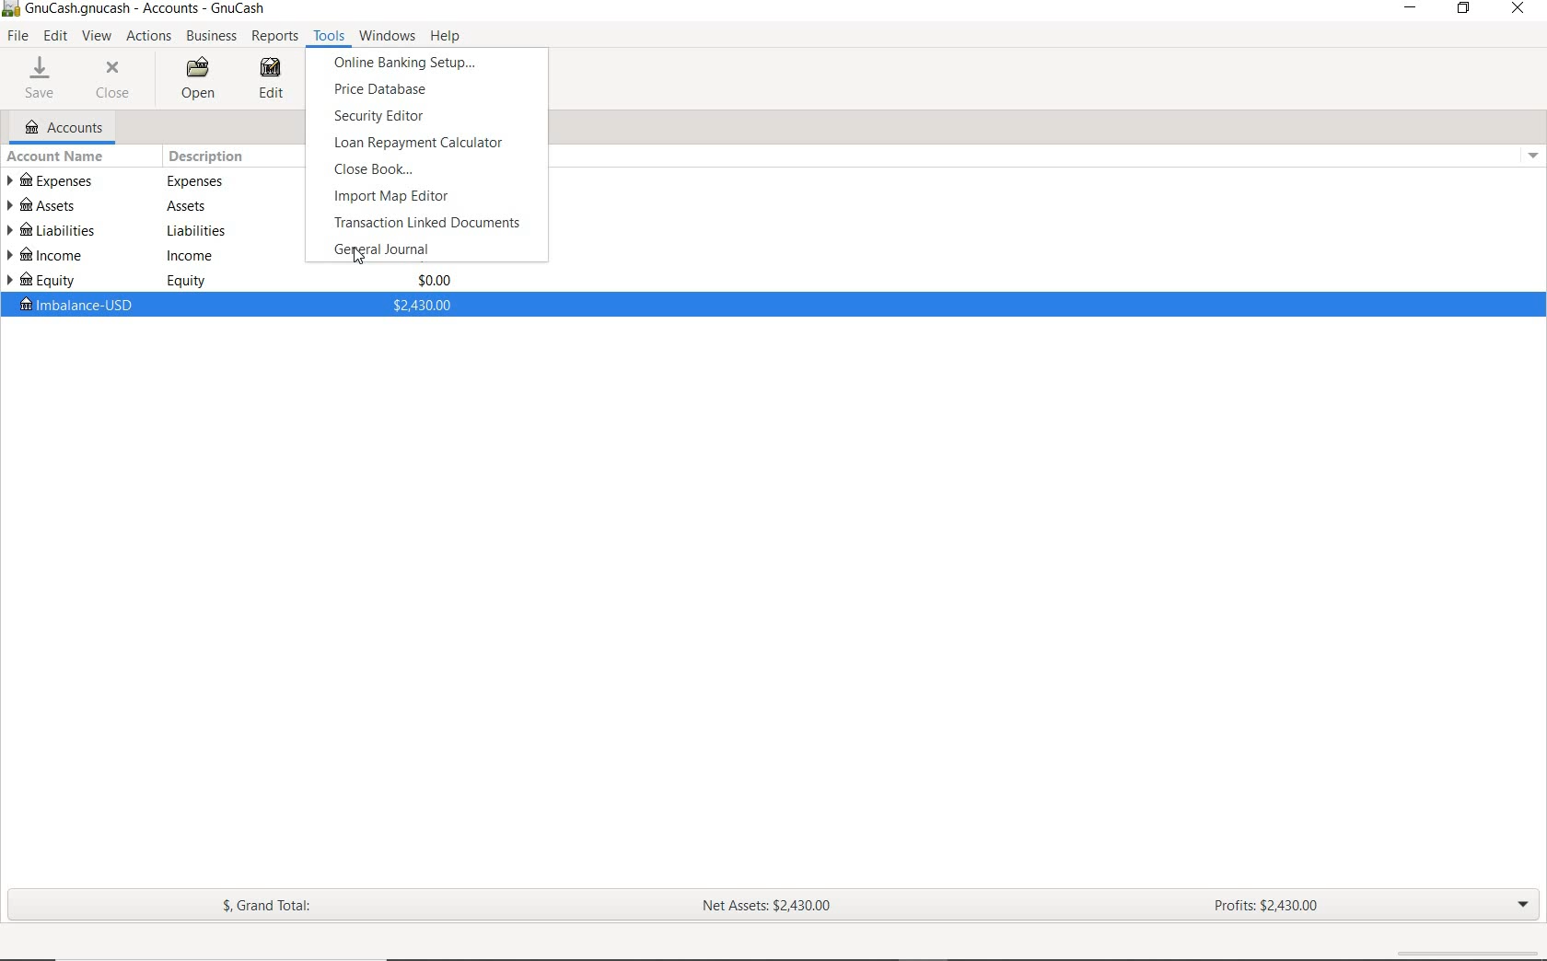 The height and width of the screenshot is (961, 1547). Describe the element at coordinates (1413, 11) in the screenshot. I see `MINIMIZE` at that location.